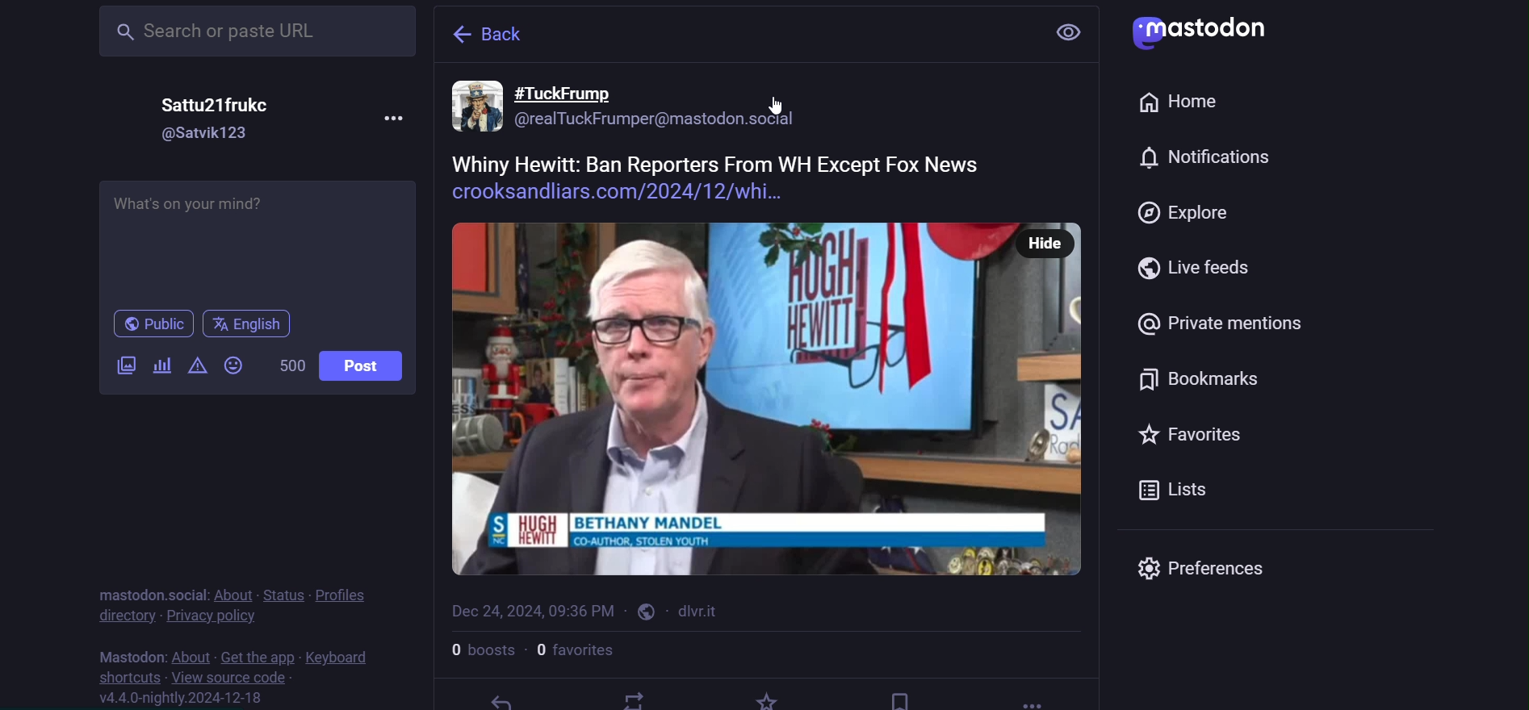  Describe the element at coordinates (230, 594) in the screenshot. I see `about` at that location.